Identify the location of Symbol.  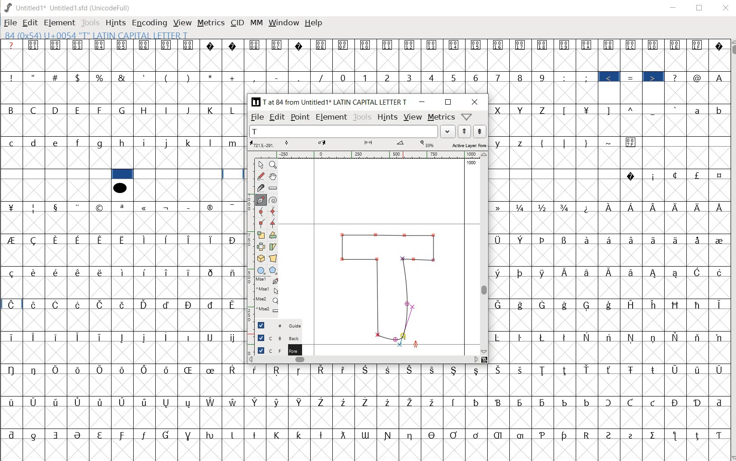
(632, 272).